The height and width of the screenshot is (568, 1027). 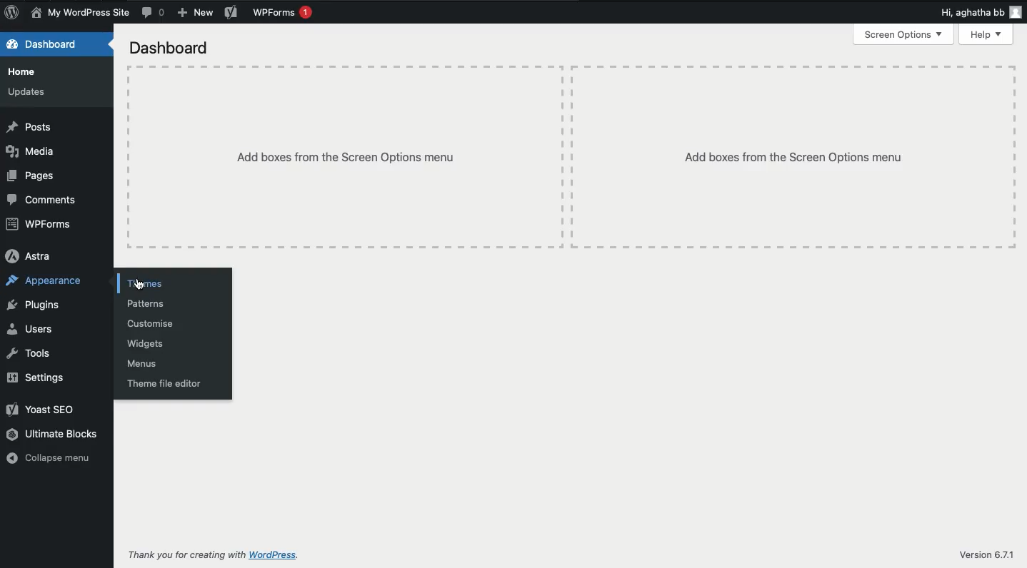 I want to click on Comment, so click(x=156, y=13).